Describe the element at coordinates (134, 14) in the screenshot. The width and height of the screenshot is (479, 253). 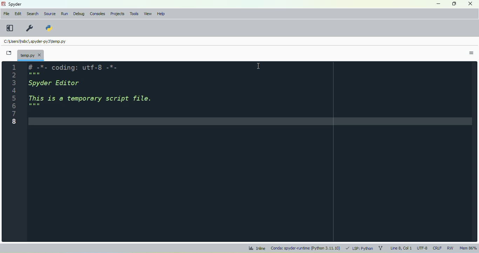
I see `tools` at that location.